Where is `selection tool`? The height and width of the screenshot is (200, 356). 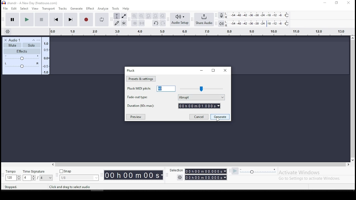 selection tool is located at coordinates (117, 16).